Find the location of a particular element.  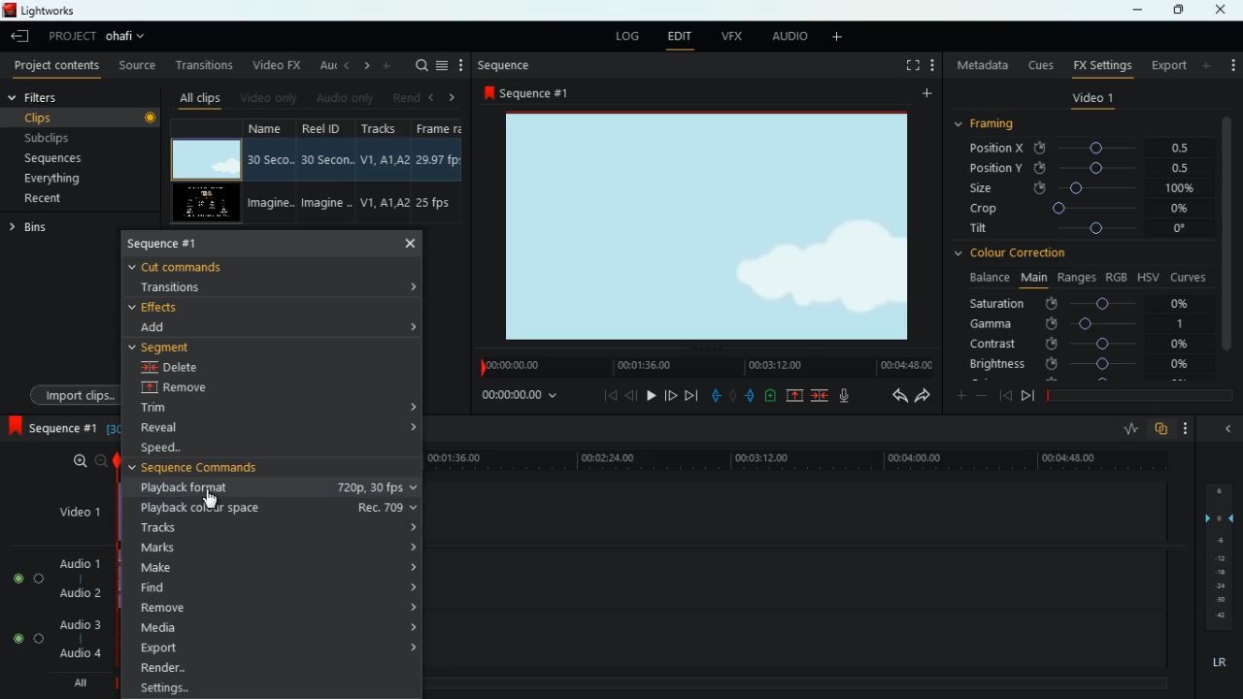

rate is located at coordinates (1127, 429).